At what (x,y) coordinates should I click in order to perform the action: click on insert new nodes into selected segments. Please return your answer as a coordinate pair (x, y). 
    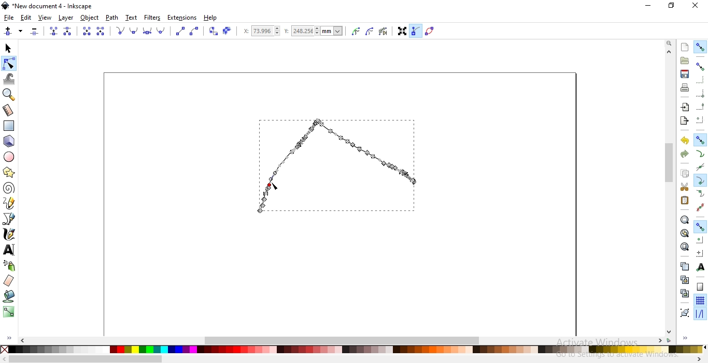
    Looking at the image, I should click on (21, 31).